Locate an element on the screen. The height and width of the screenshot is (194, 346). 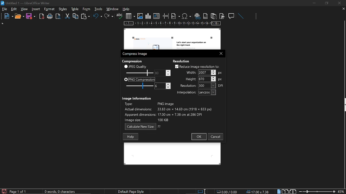
insert image is located at coordinates (140, 16).